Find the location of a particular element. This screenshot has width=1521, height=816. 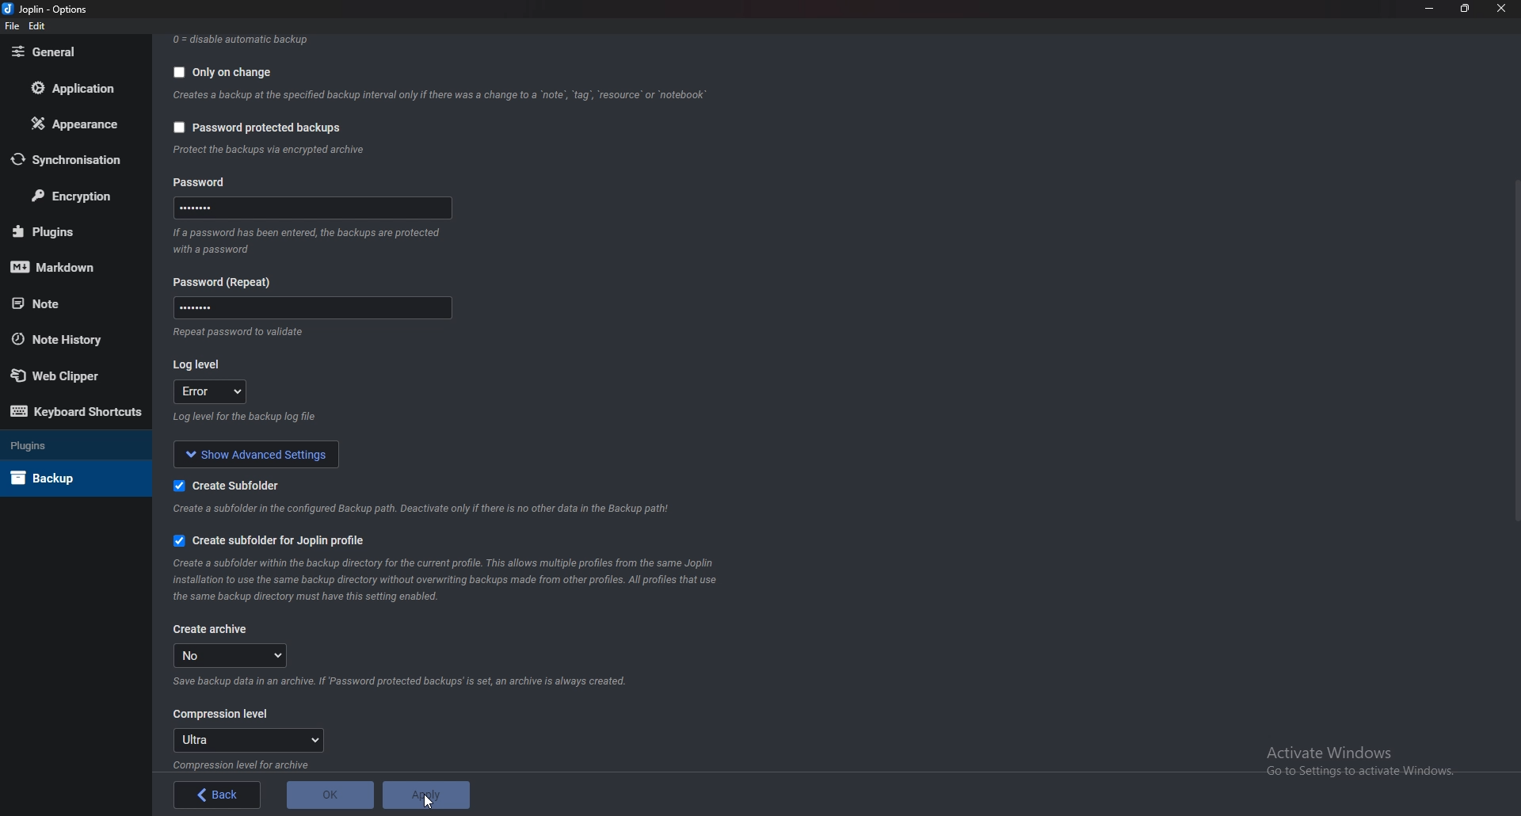

Minimize is located at coordinates (1431, 8).